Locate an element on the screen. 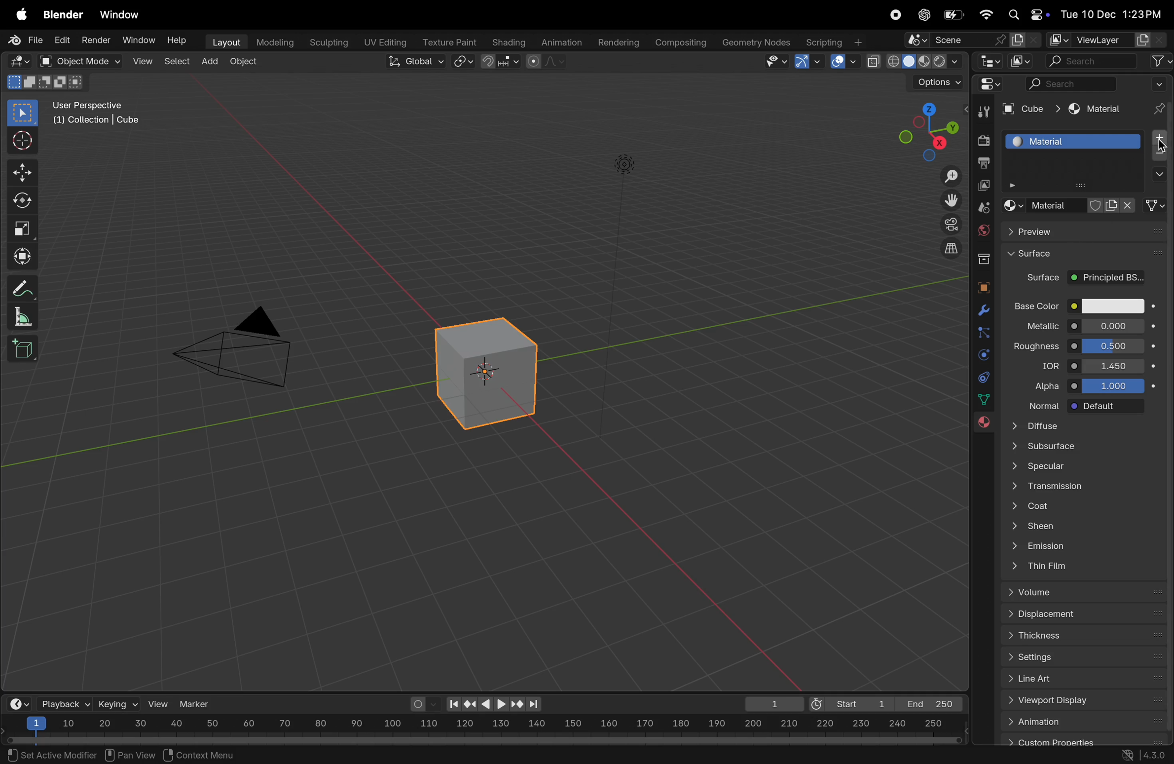 This screenshot has height=764, width=1174. version 4.30 is located at coordinates (1140, 757).